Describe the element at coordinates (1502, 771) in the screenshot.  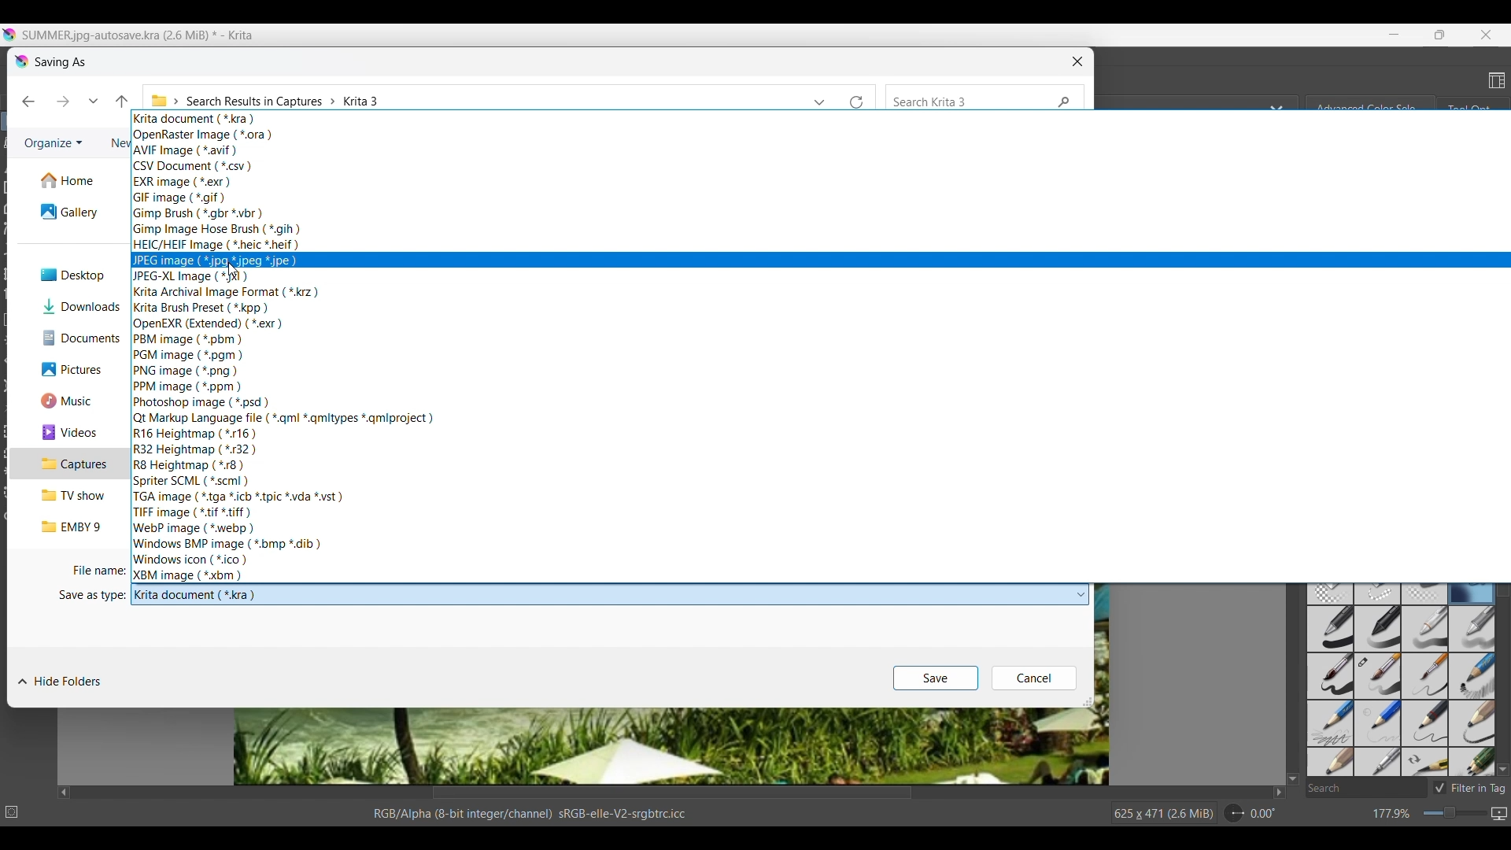
I see `Quick slide to bottom` at that location.